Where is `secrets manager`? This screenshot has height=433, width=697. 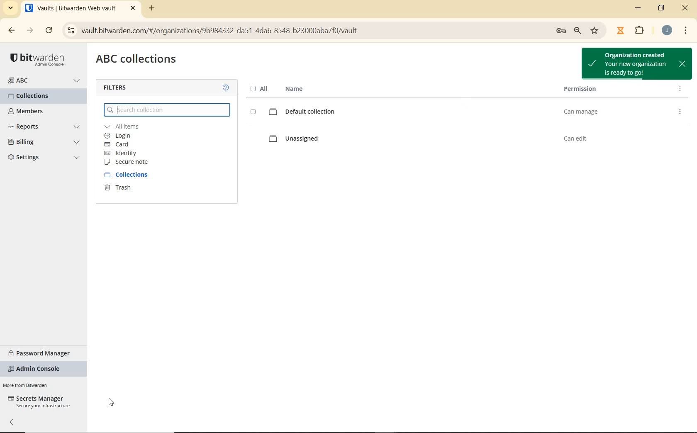
secrets manager is located at coordinates (39, 401).